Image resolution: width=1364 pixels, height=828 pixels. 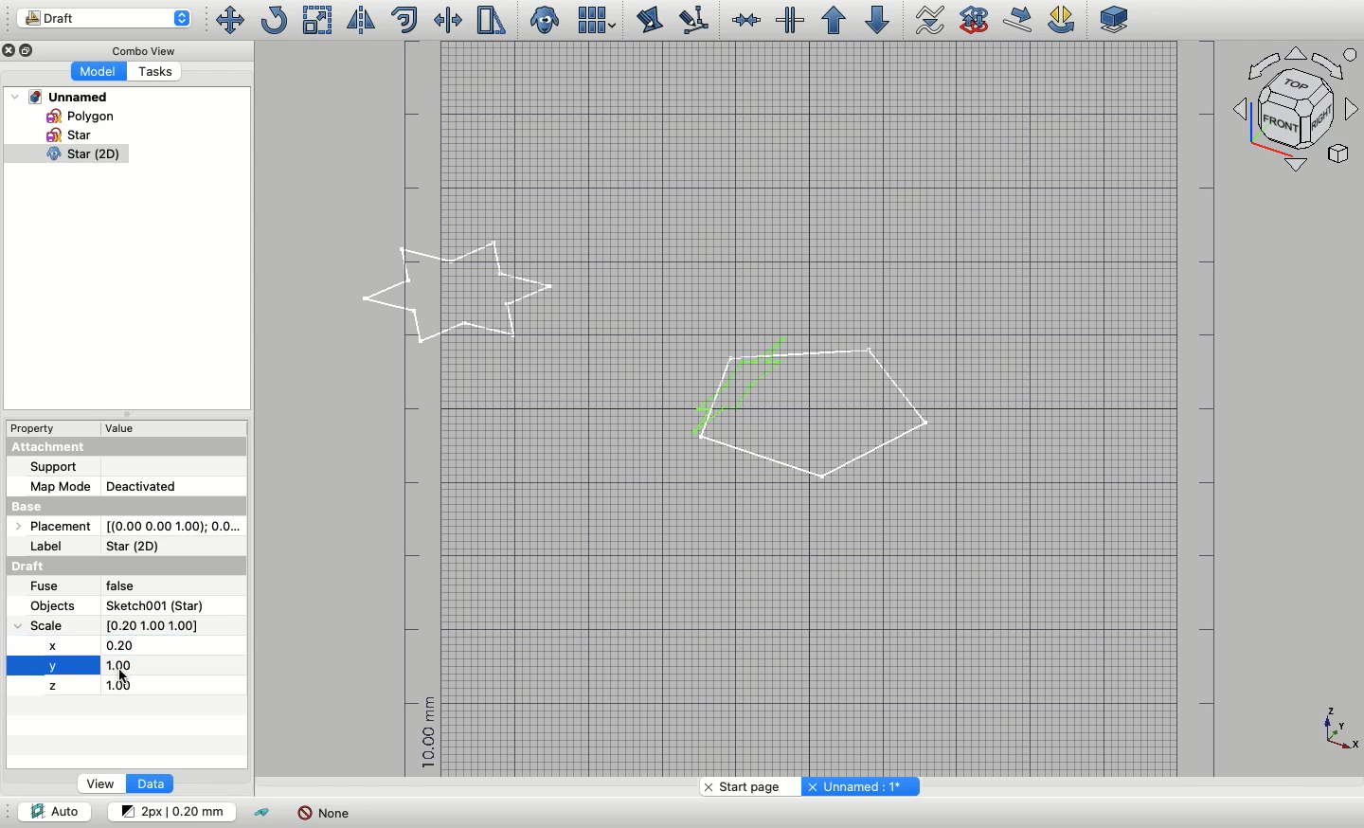 I want to click on Map mode, so click(x=60, y=487).